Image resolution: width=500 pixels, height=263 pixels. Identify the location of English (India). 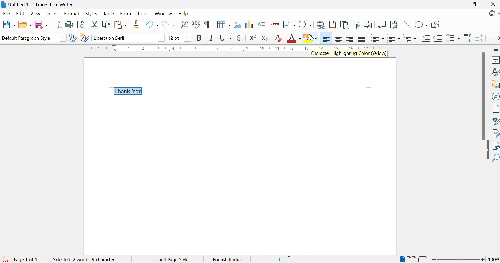
(227, 259).